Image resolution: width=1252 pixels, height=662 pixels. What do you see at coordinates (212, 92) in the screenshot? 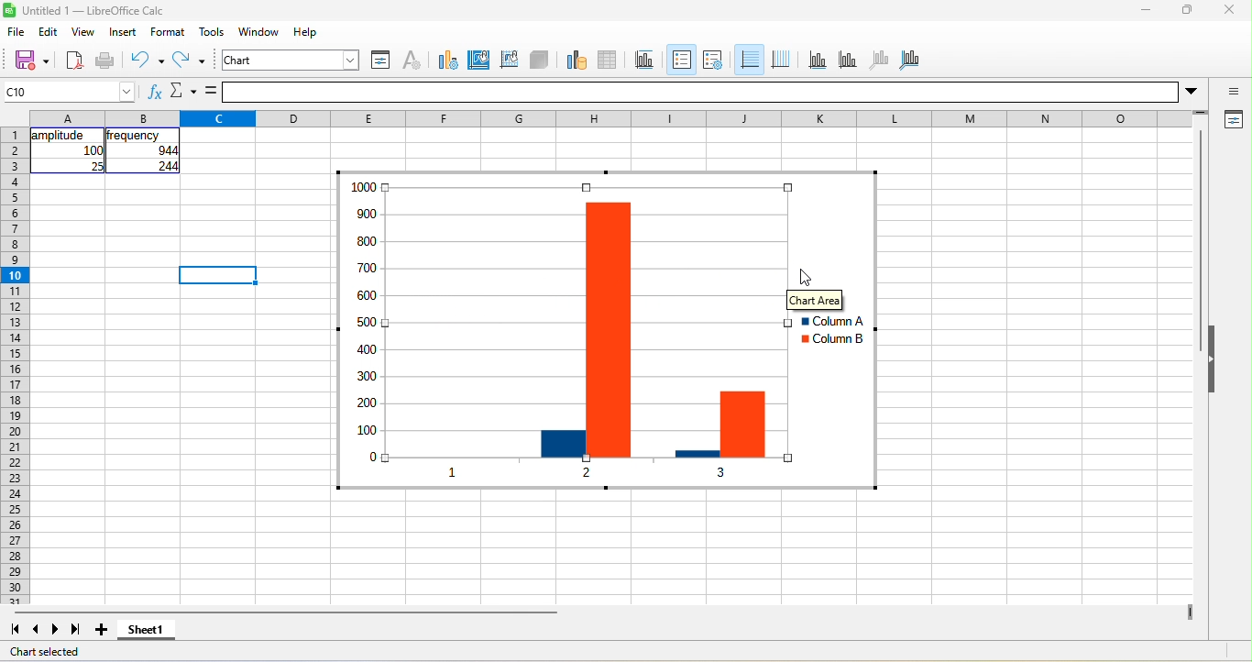
I see `formula` at bounding box center [212, 92].